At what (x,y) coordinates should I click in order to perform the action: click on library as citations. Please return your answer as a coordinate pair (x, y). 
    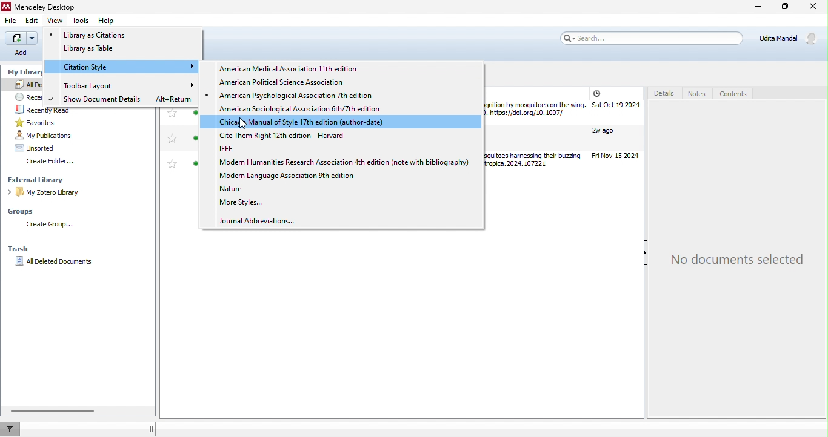
    Looking at the image, I should click on (96, 35).